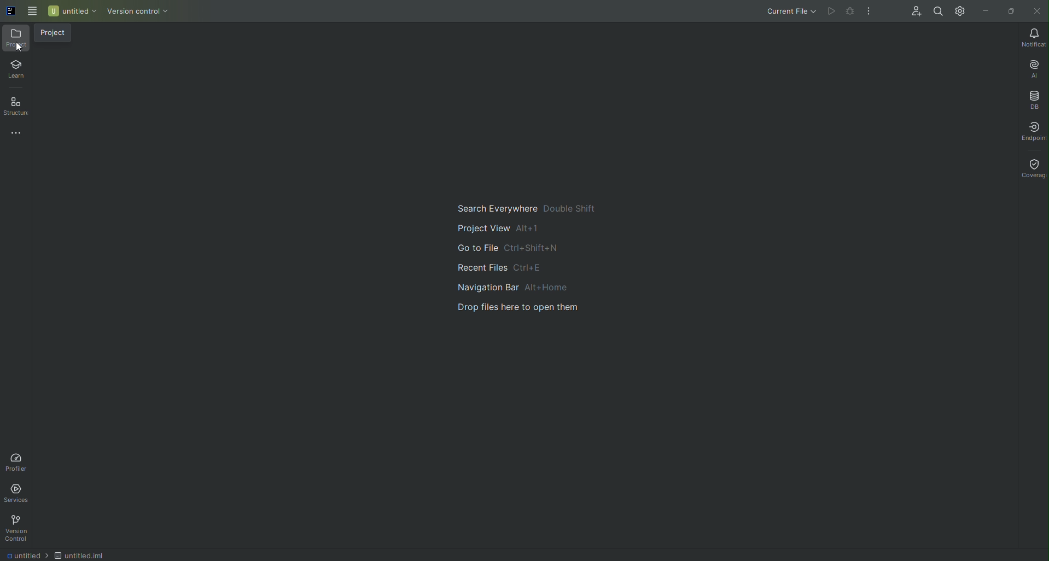 This screenshot has width=1049, height=561. Describe the element at coordinates (984, 10) in the screenshot. I see `Minimize` at that location.